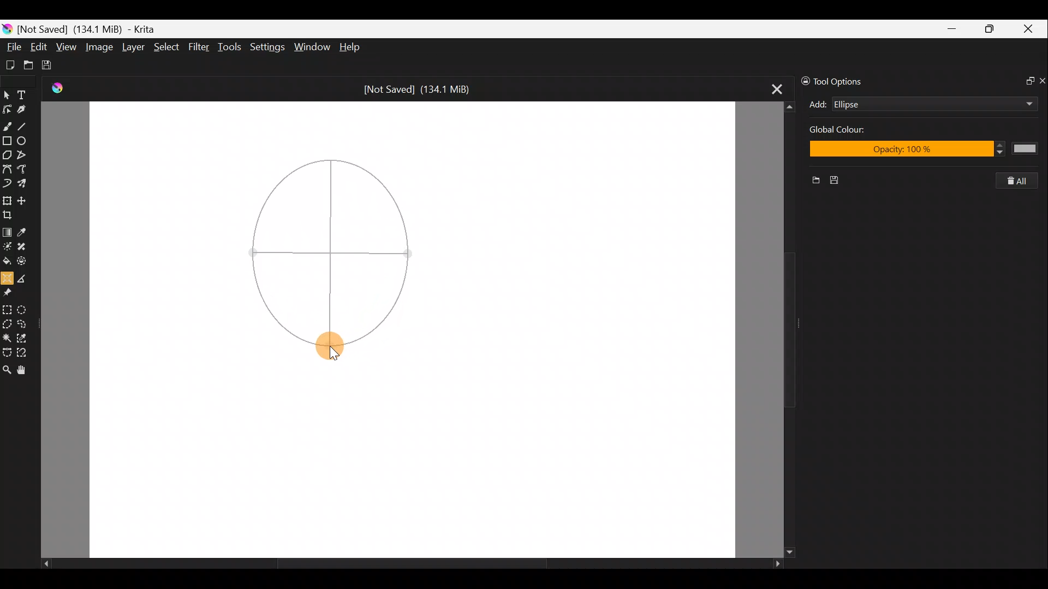 The height and width of the screenshot is (589, 1048). Describe the element at coordinates (7, 231) in the screenshot. I see `Draw a gradient` at that location.